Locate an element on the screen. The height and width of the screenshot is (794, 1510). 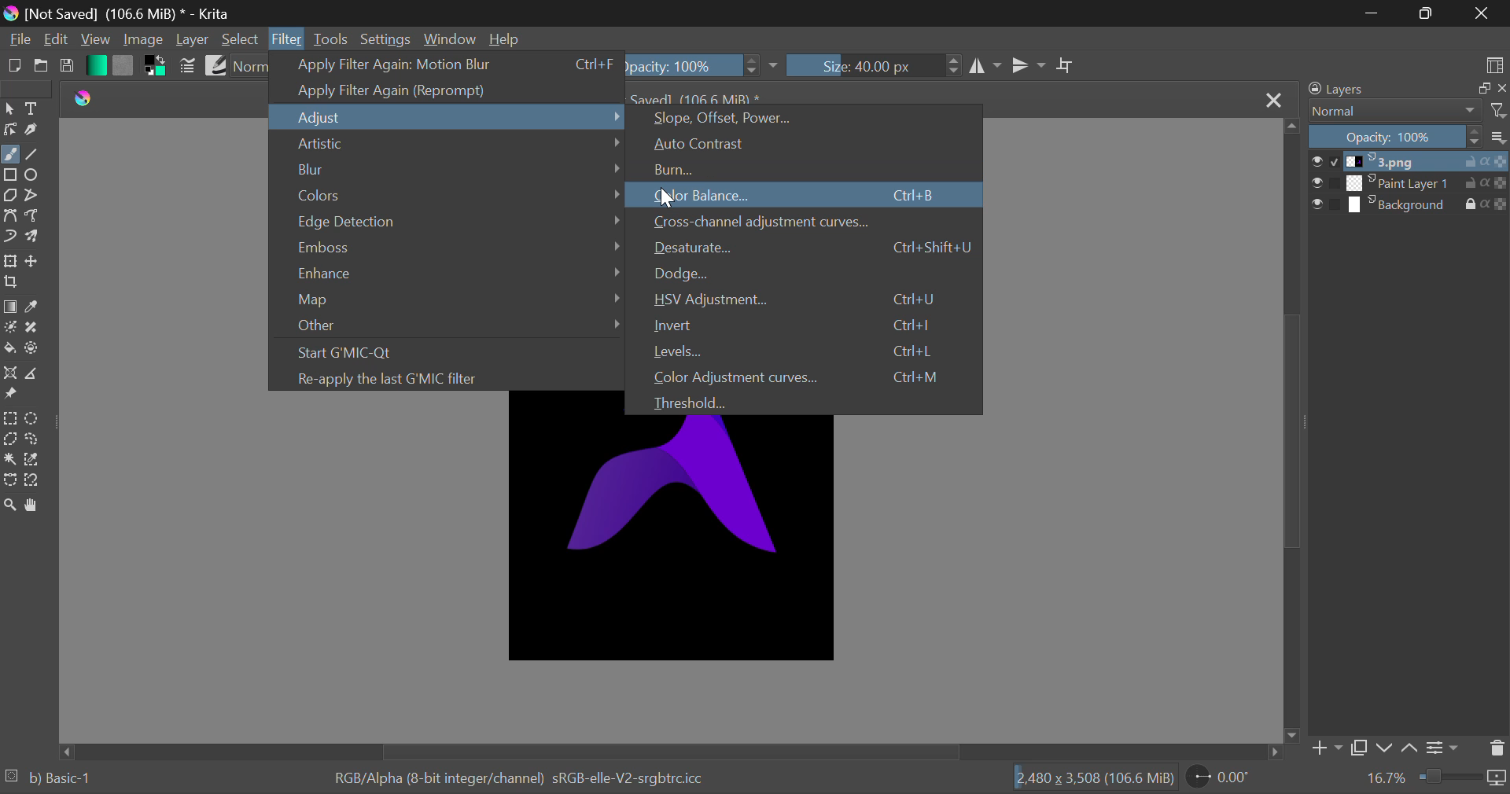
Freehand Tool is located at coordinates (9, 154).